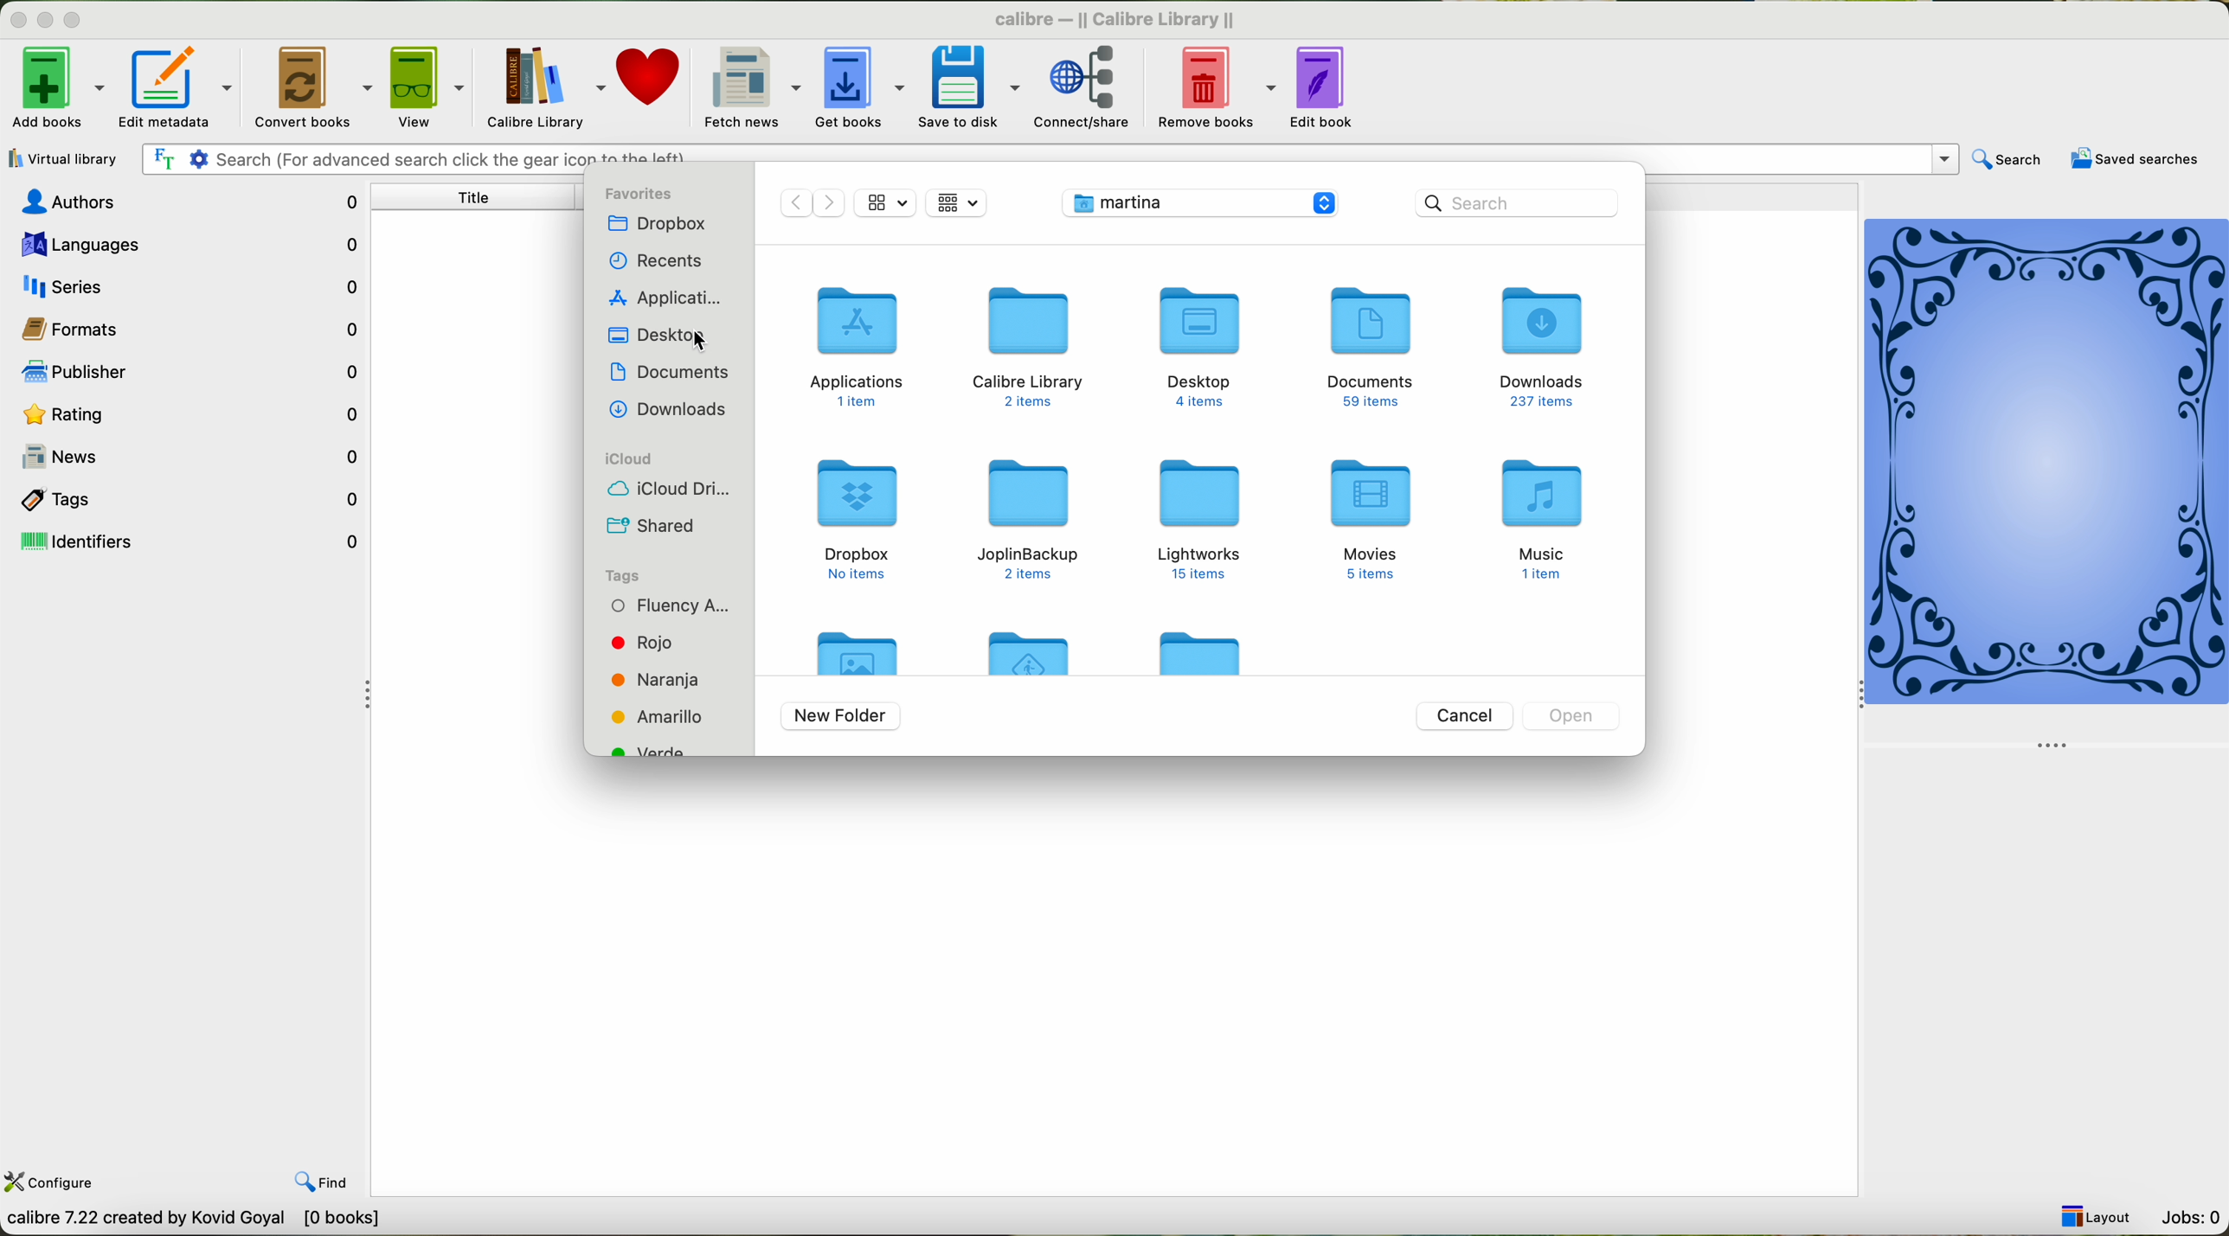 This screenshot has height=1236, width=2229. I want to click on folder, so click(1028, 649).